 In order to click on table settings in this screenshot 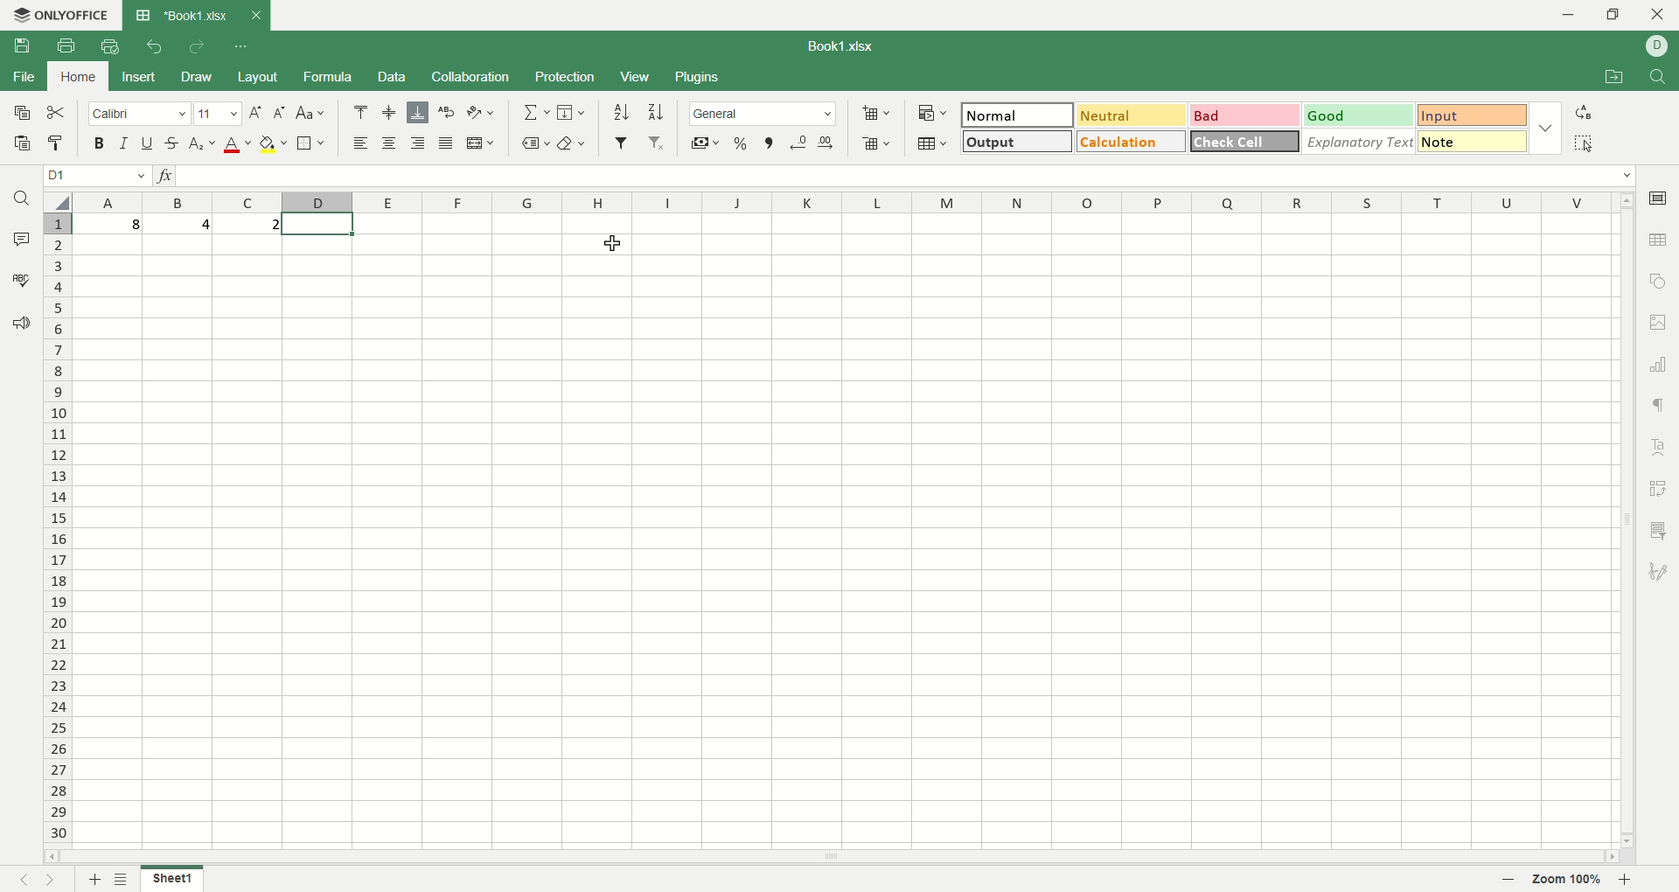, I will do `click(1659, 240)`.